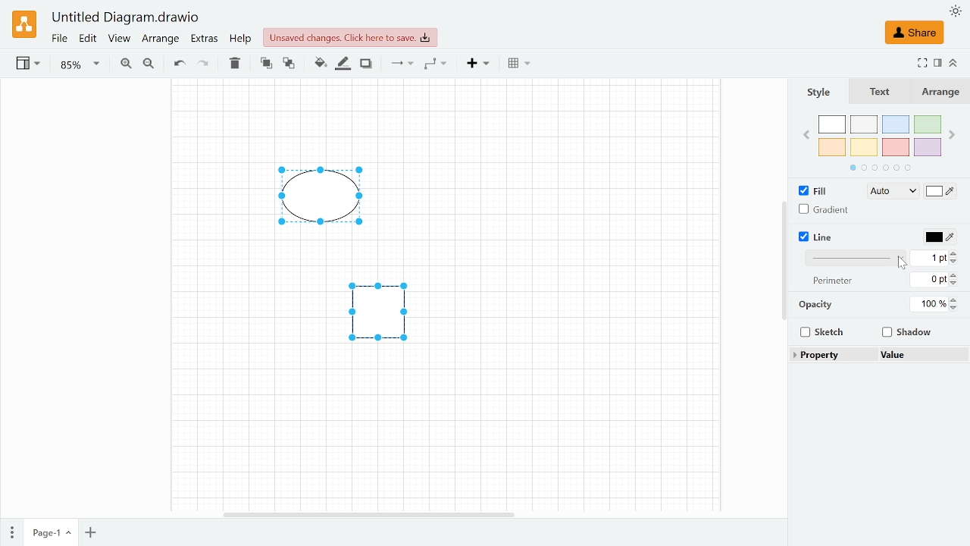 Image resolution: width=970 pixels, height=546 pixels. Describe the element at coordinates (30, 65) in the screenshot. I see `View` at that location.